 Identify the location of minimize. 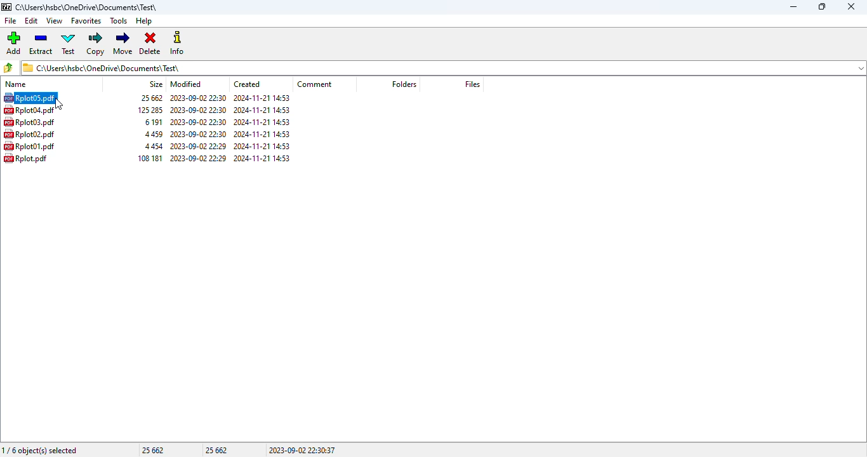
(793, 7).